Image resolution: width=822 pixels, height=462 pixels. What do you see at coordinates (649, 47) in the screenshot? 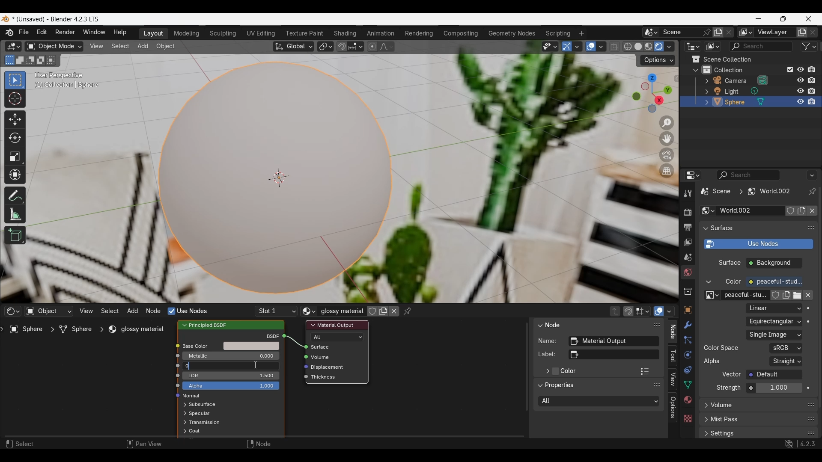
I see `Viewport shading: material preview` at bounding box center [649, 47].